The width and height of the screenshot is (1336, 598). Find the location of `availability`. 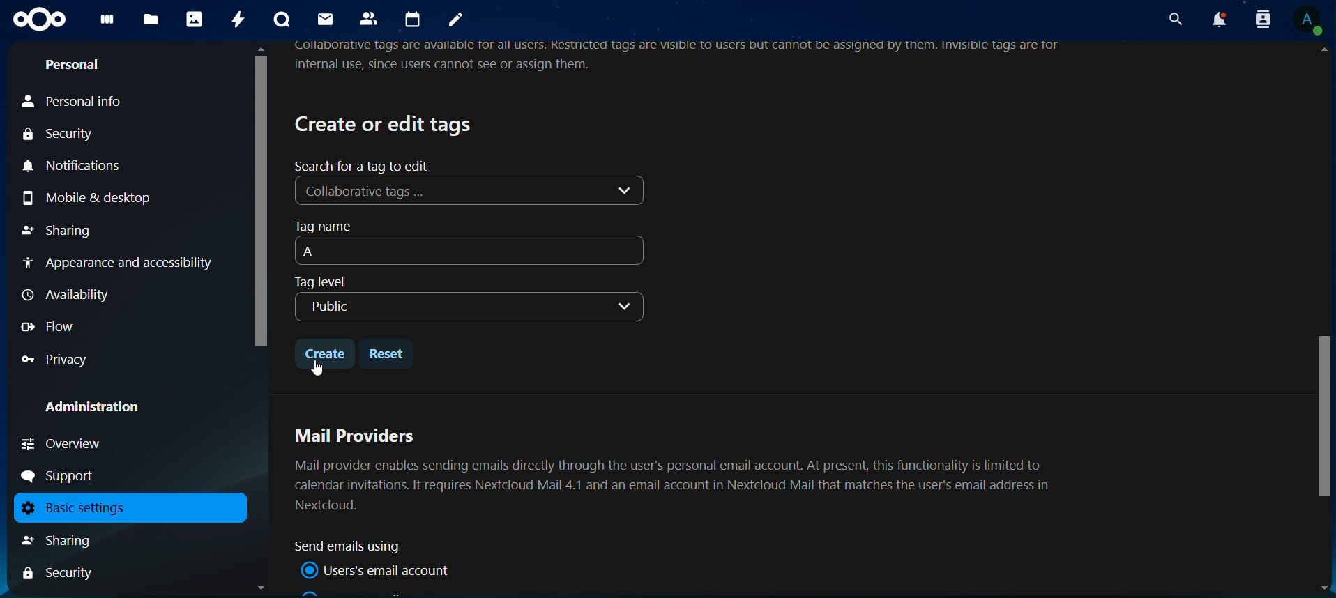

availability is located at coordinates (70, 295).